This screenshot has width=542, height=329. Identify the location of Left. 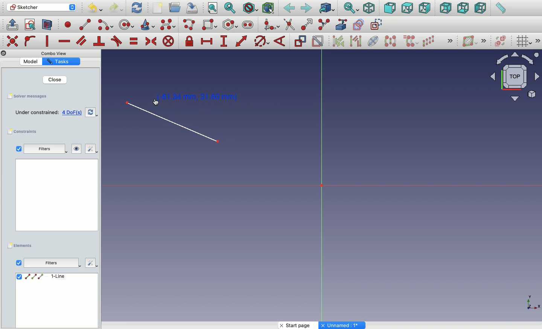
(481, 9).